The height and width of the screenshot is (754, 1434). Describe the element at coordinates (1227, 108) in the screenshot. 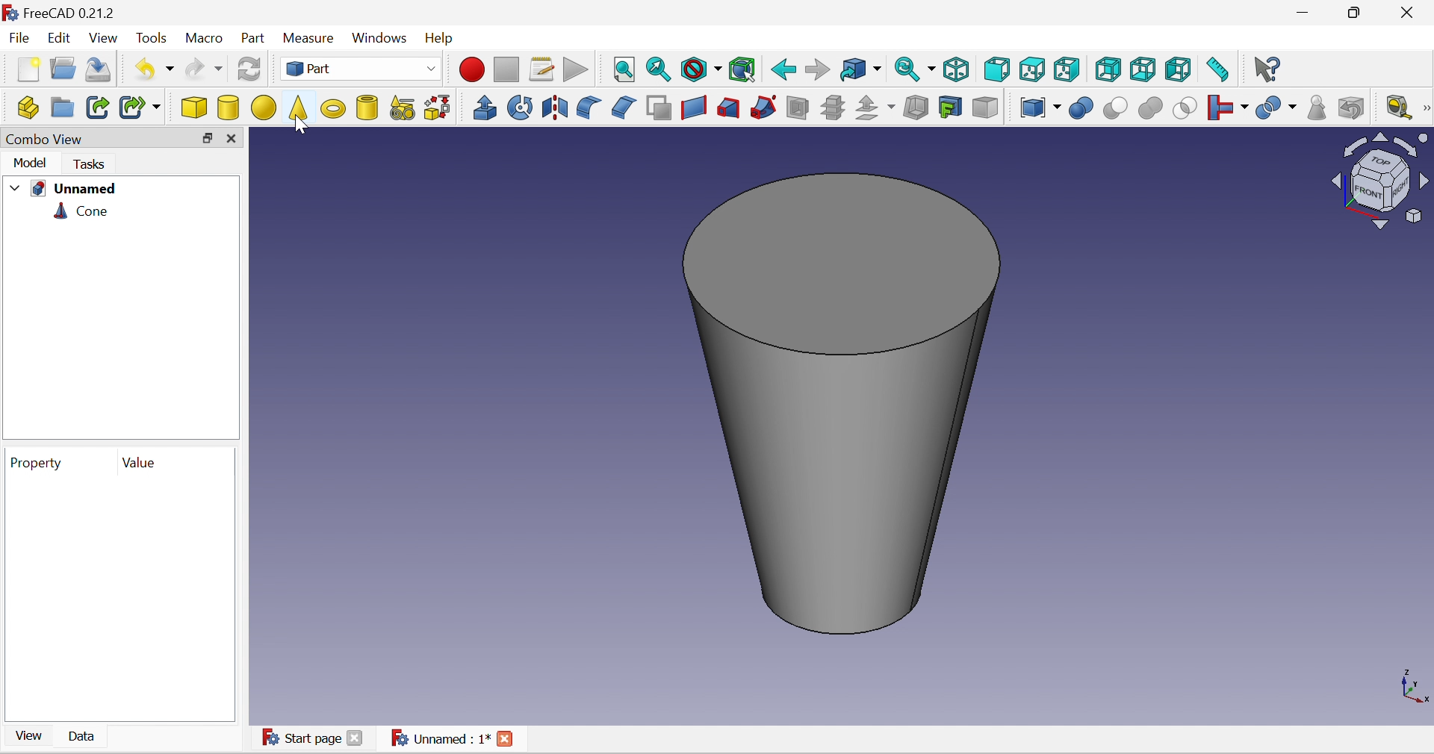

I see `Join objects` at that location.